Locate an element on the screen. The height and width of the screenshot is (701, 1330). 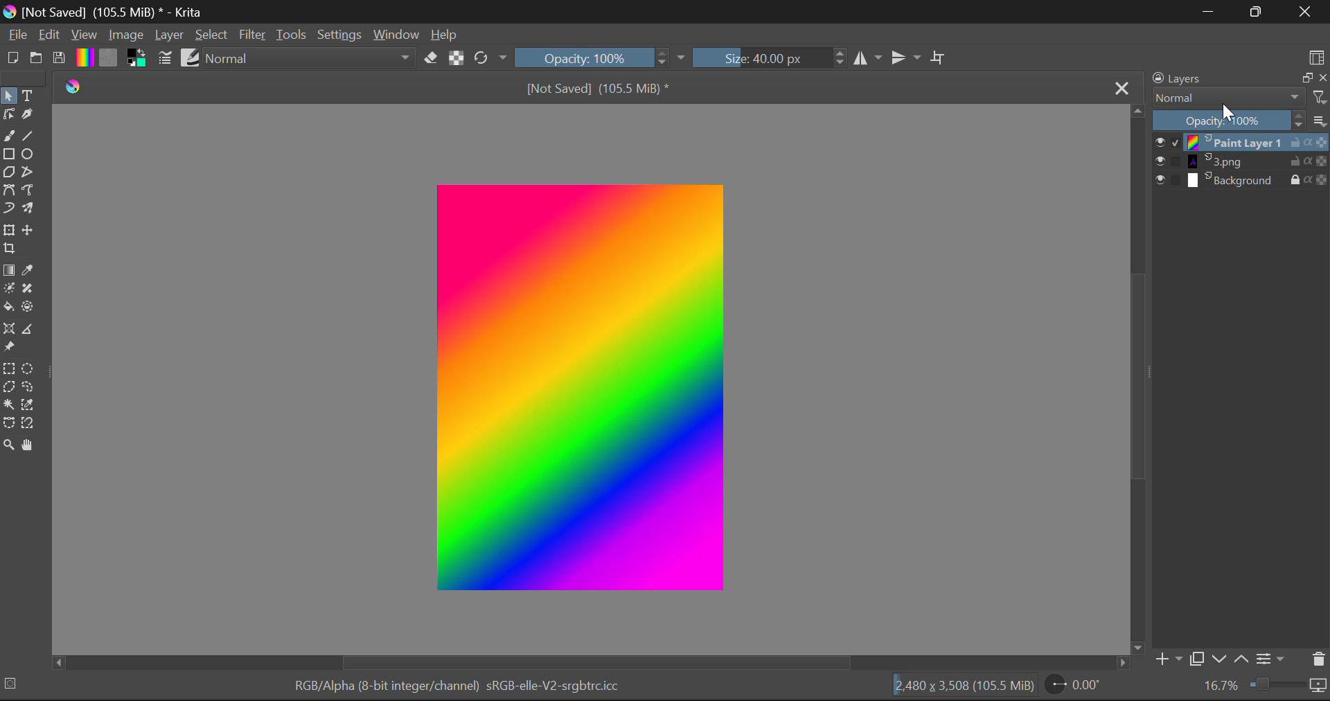
Multibrush Tool is located at coordinates (29, 207).